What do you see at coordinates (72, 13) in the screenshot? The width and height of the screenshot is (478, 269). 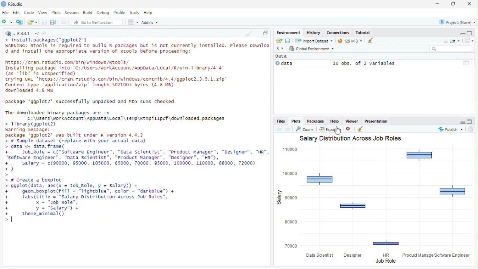 I see `Session` at bounding box center [72, 13].